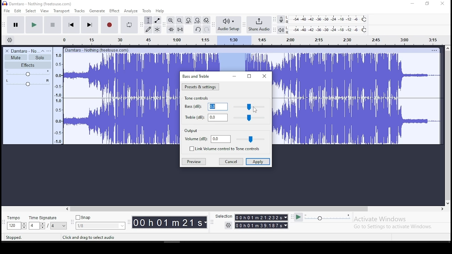 The image size is (452, 254). What do you see at coordinates (131, 11) in the screenshot?
I see `analyze` at bounding box center [131, 11].